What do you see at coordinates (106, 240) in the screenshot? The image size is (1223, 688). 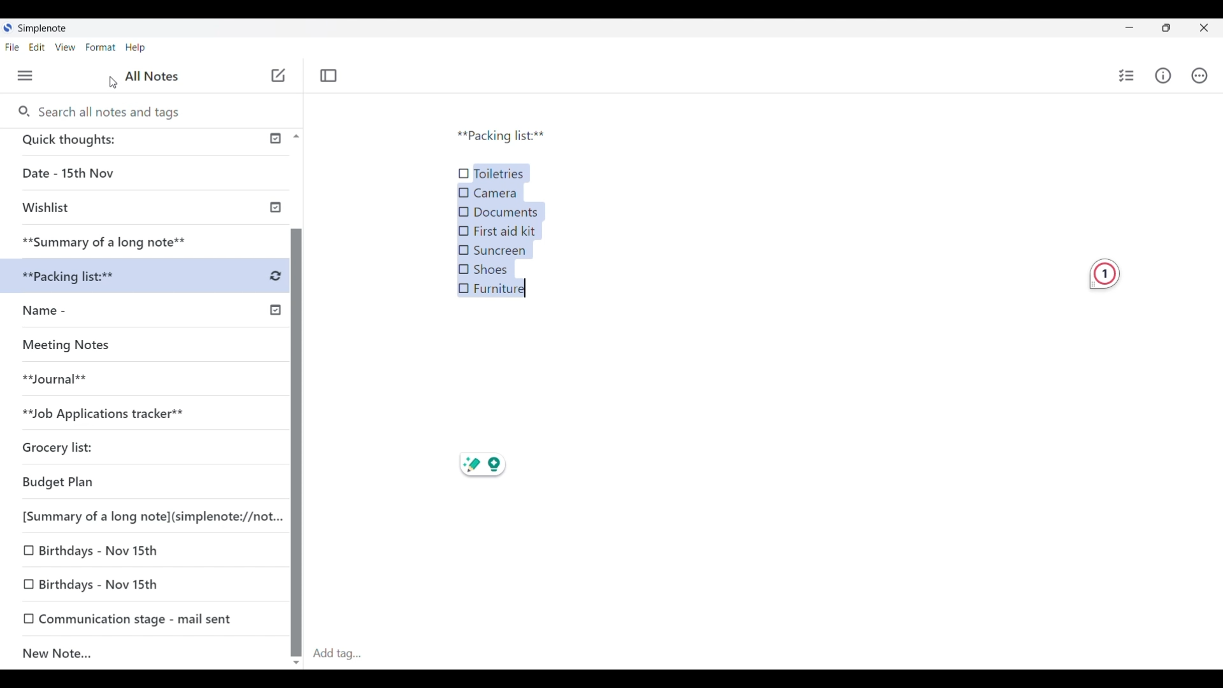 I see `Summary of a long note` at bounding box center [106, 240].